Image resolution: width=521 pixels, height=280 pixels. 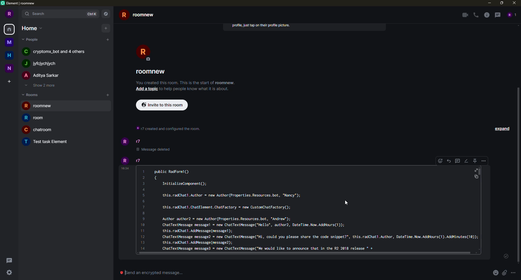 What do you see at coordinates (511, 14) in the screenshot?
I see `people` at bounding box center [511, 14].